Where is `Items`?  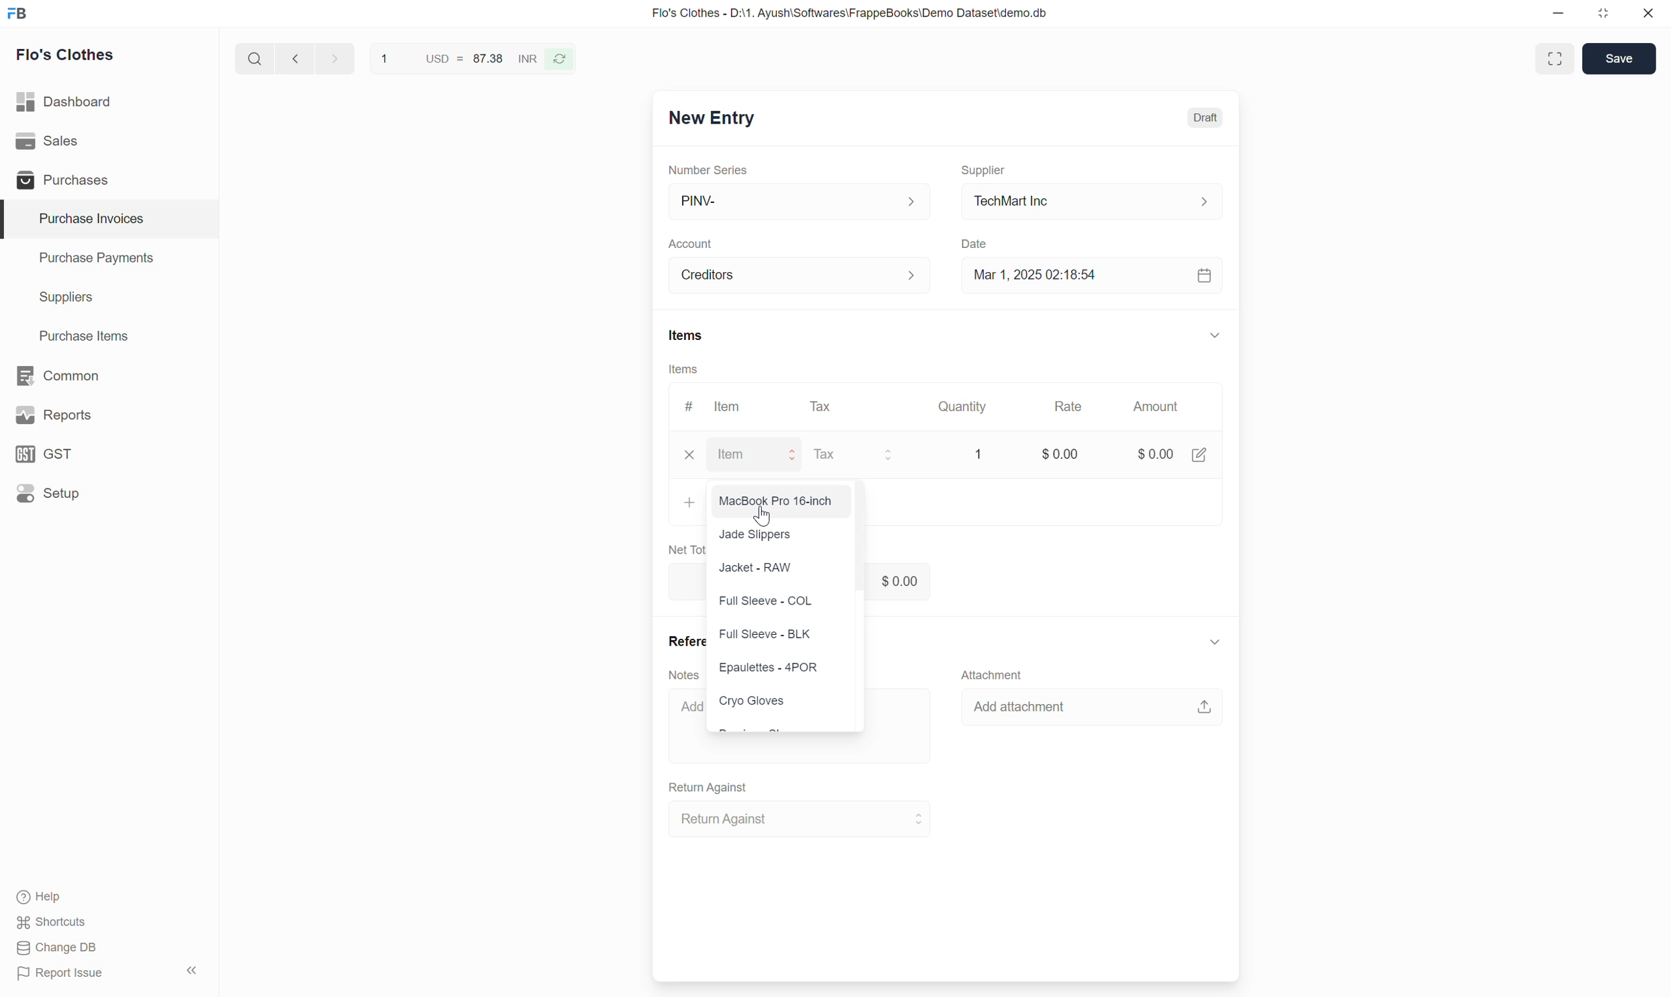 Items is located at coordinates (683, 369).